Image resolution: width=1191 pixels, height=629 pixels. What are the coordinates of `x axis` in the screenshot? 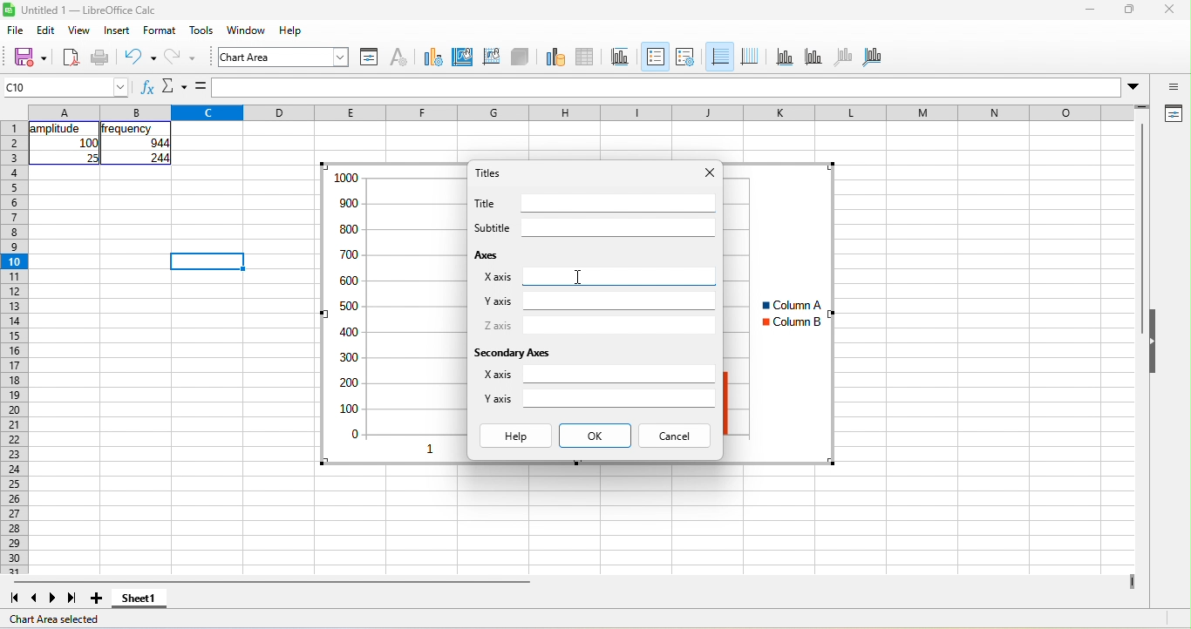 It's located at (785, 57).